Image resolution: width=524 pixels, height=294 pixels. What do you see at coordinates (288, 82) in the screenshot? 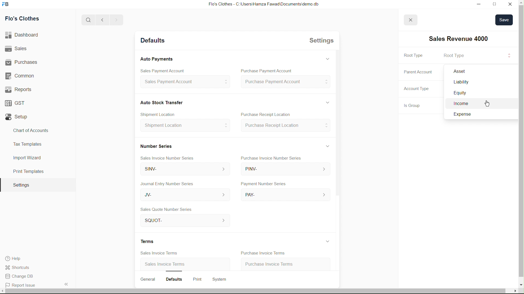
I see `Purchase Payment Account` at bounding box center [288, 82].